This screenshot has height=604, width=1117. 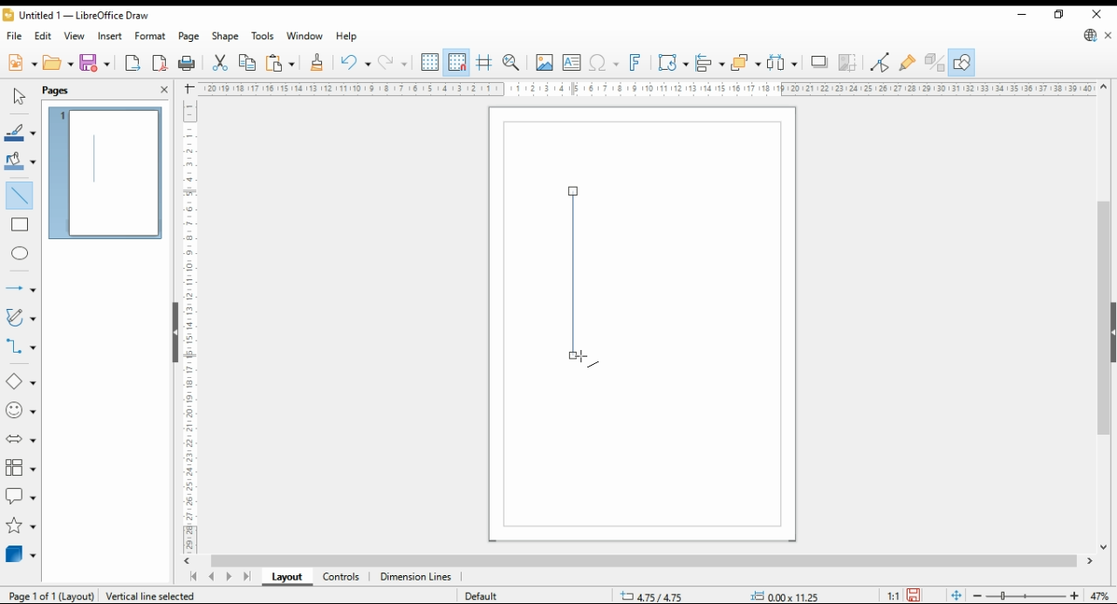 What do you see at coordinates (1104, 87) in the screenshot?
I see `move up` at bounding box center [1104, 87].